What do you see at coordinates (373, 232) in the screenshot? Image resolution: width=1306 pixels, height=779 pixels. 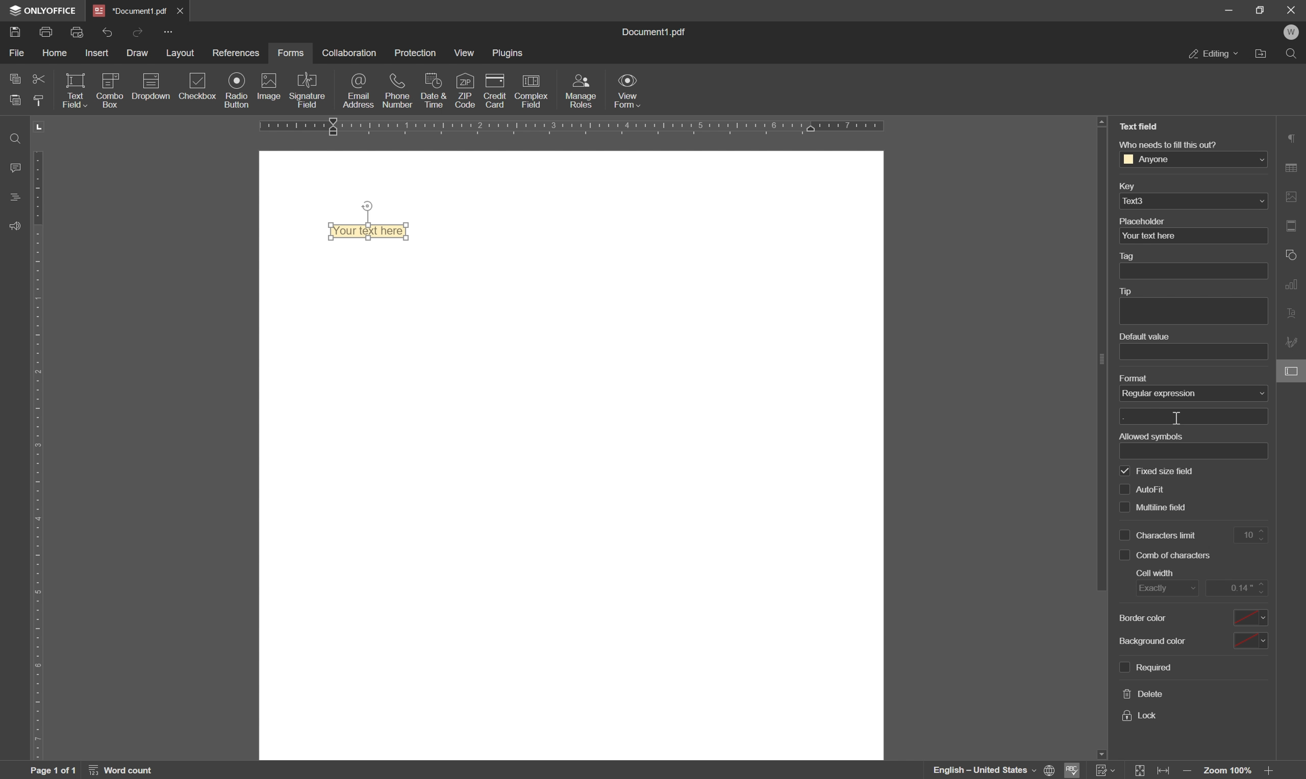 I see `Text field` at bounding box center [373, 232].